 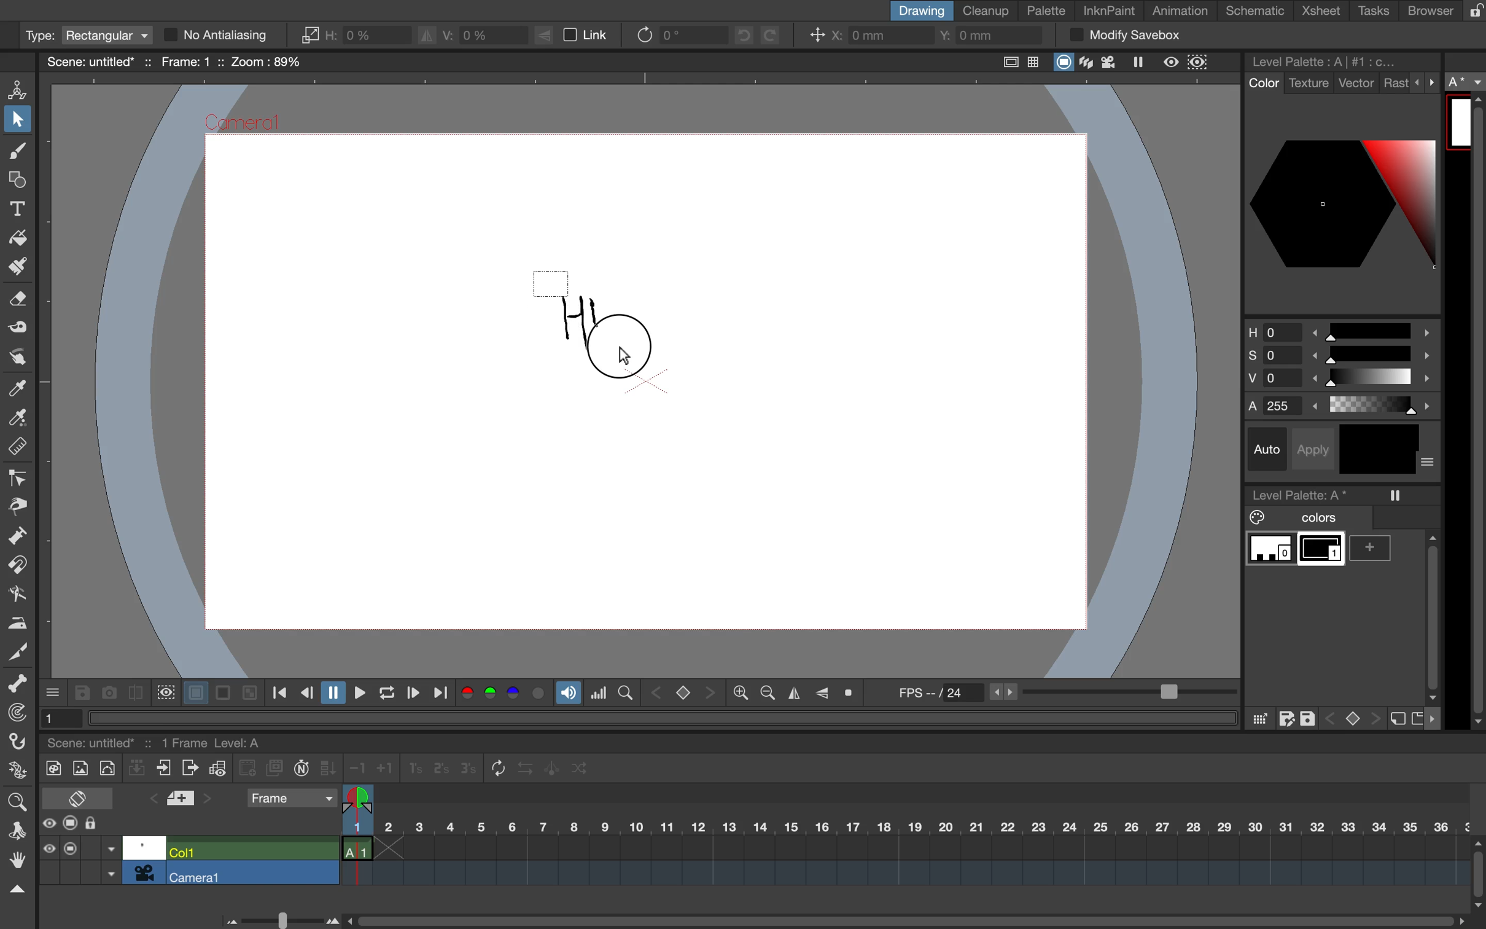 What do you see at coordinates (21, 88) in the screenshot?
I see `animate tool` at bounding box center [21, 88].